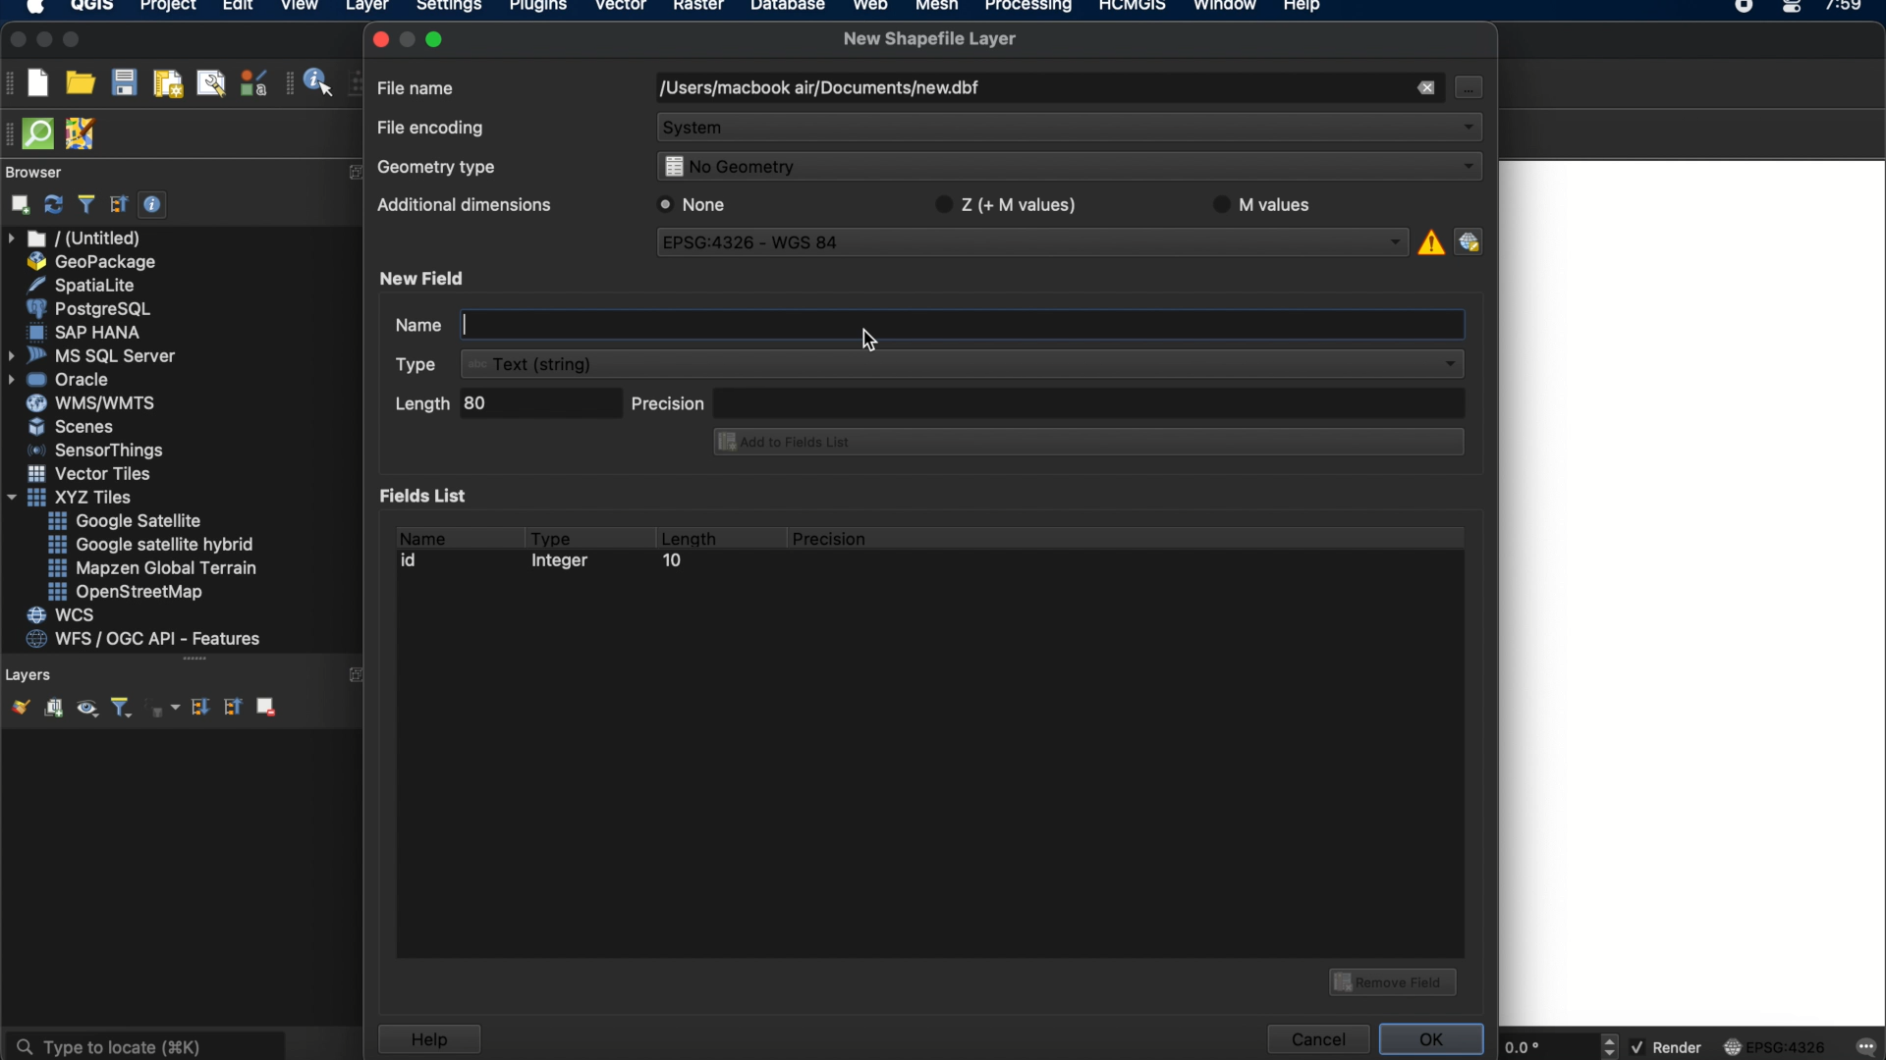  Describe the element at coordinates (1010, 202) in the screenshot. I see `Z (+ M values)` at that location.